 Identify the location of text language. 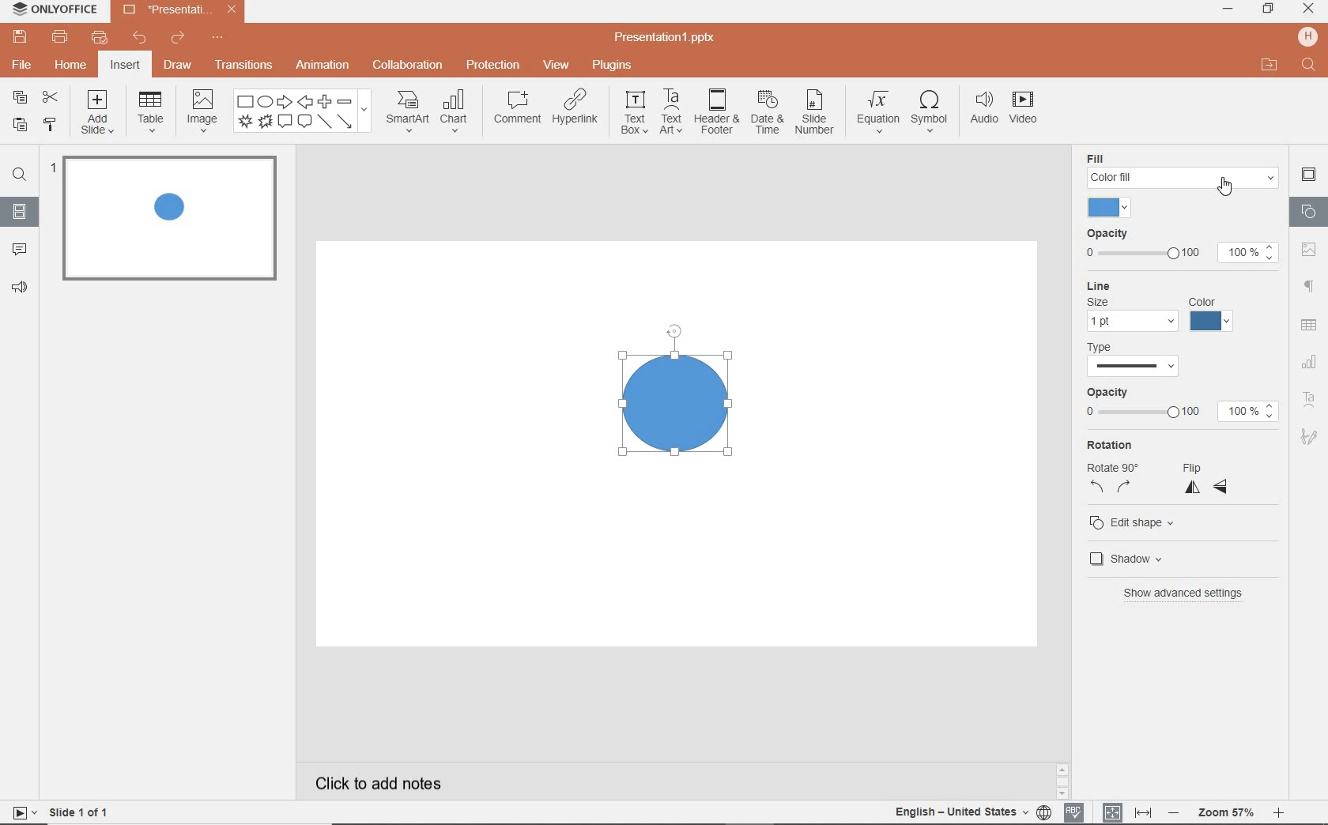
(963, 813).